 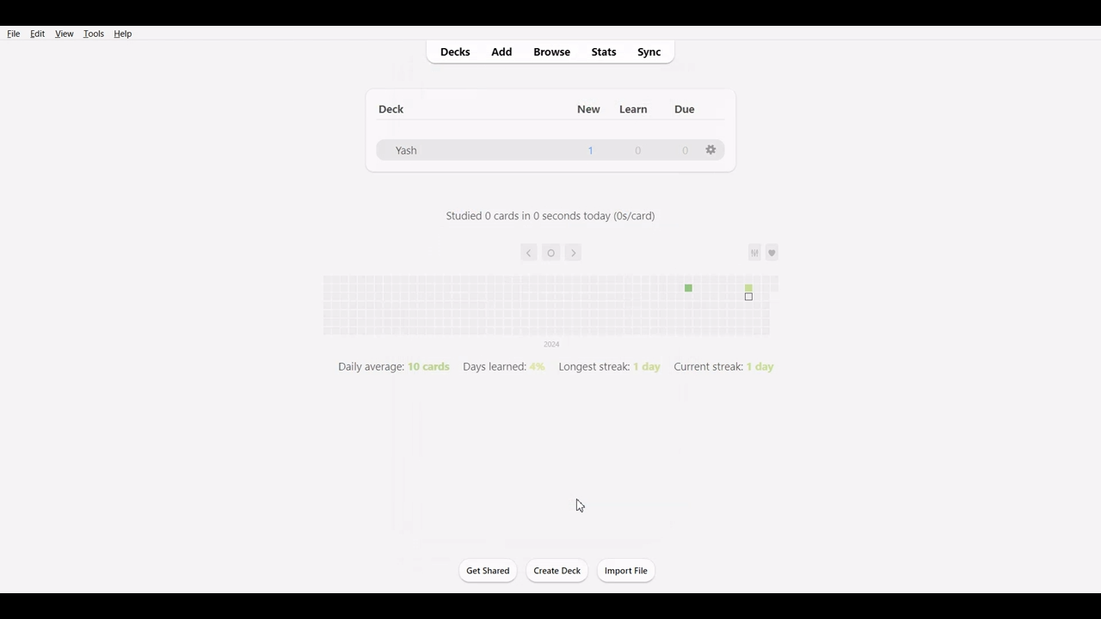 I want to click on Browse, so click(x=551, y=51).